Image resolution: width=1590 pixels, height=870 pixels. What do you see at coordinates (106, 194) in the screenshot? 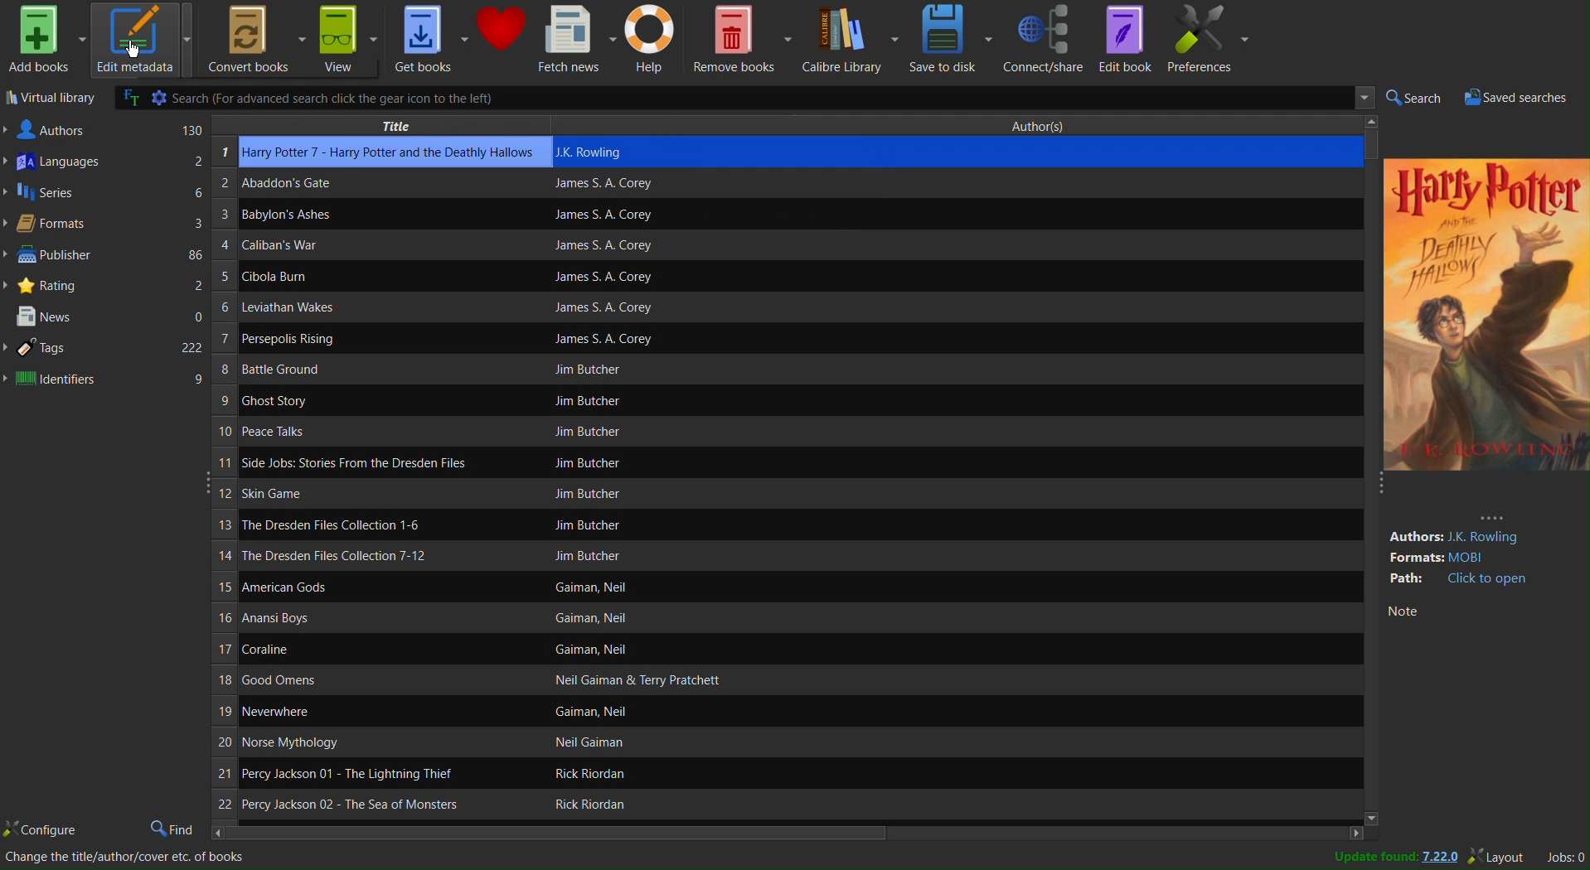
I see `Series` at bounding box center [106, 194].